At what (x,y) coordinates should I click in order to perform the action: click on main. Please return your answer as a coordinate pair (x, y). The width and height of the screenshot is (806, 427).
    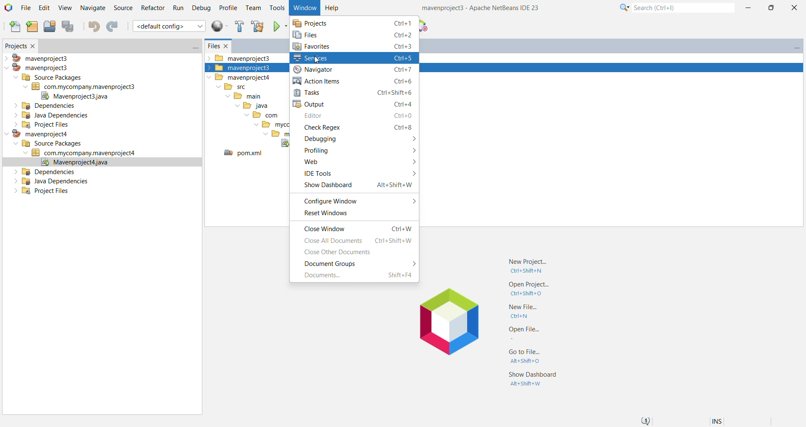
    Looking at the image, I should click on (244, 97).